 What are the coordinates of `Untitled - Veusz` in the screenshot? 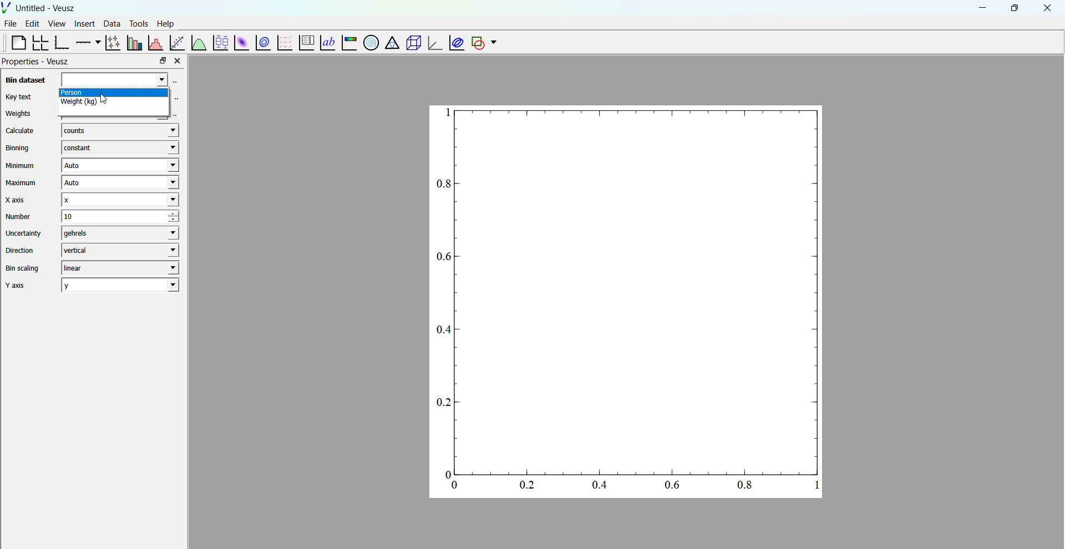 It's located at (47, 8).